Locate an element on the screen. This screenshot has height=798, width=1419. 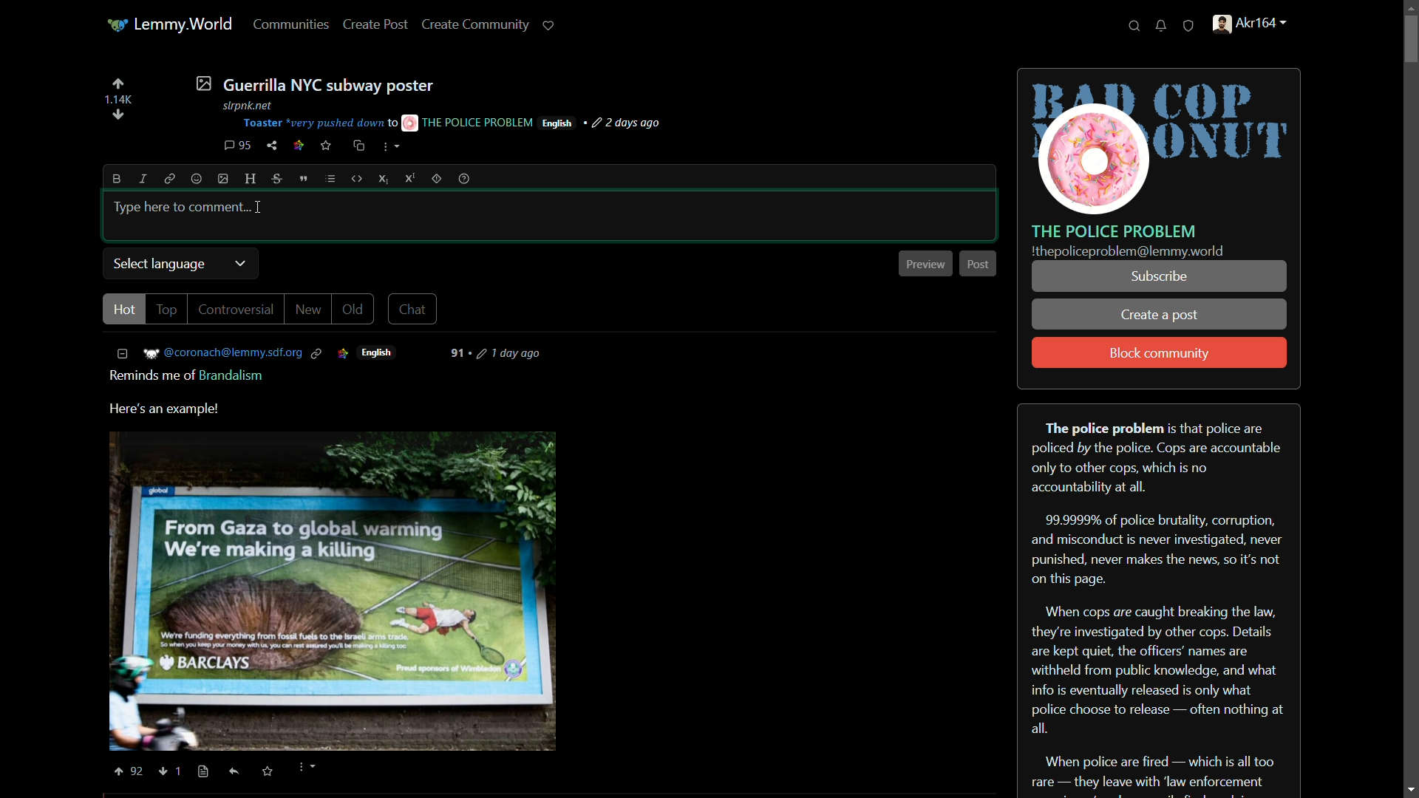
subscript is located at coordinates (385, 179).